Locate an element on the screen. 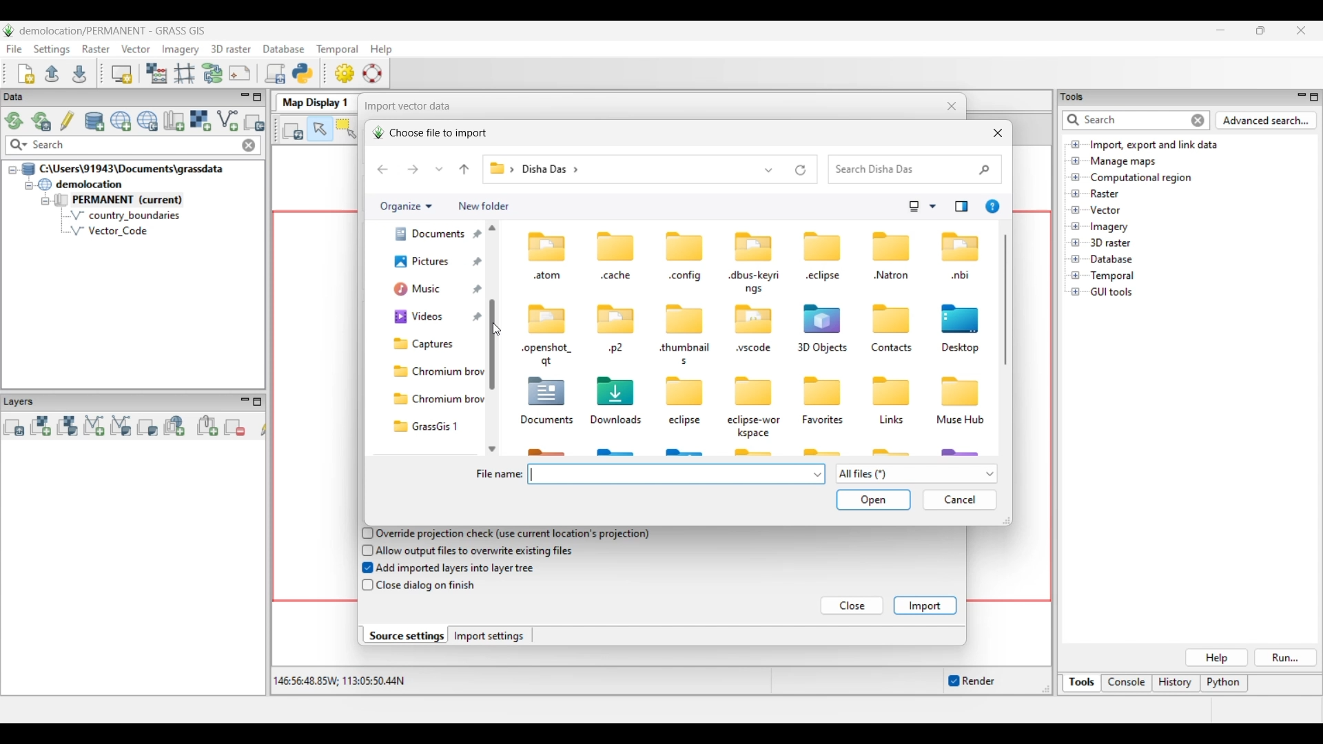 This screenshot has width=1323, height=744. icon is located at coordinates (891, 392).